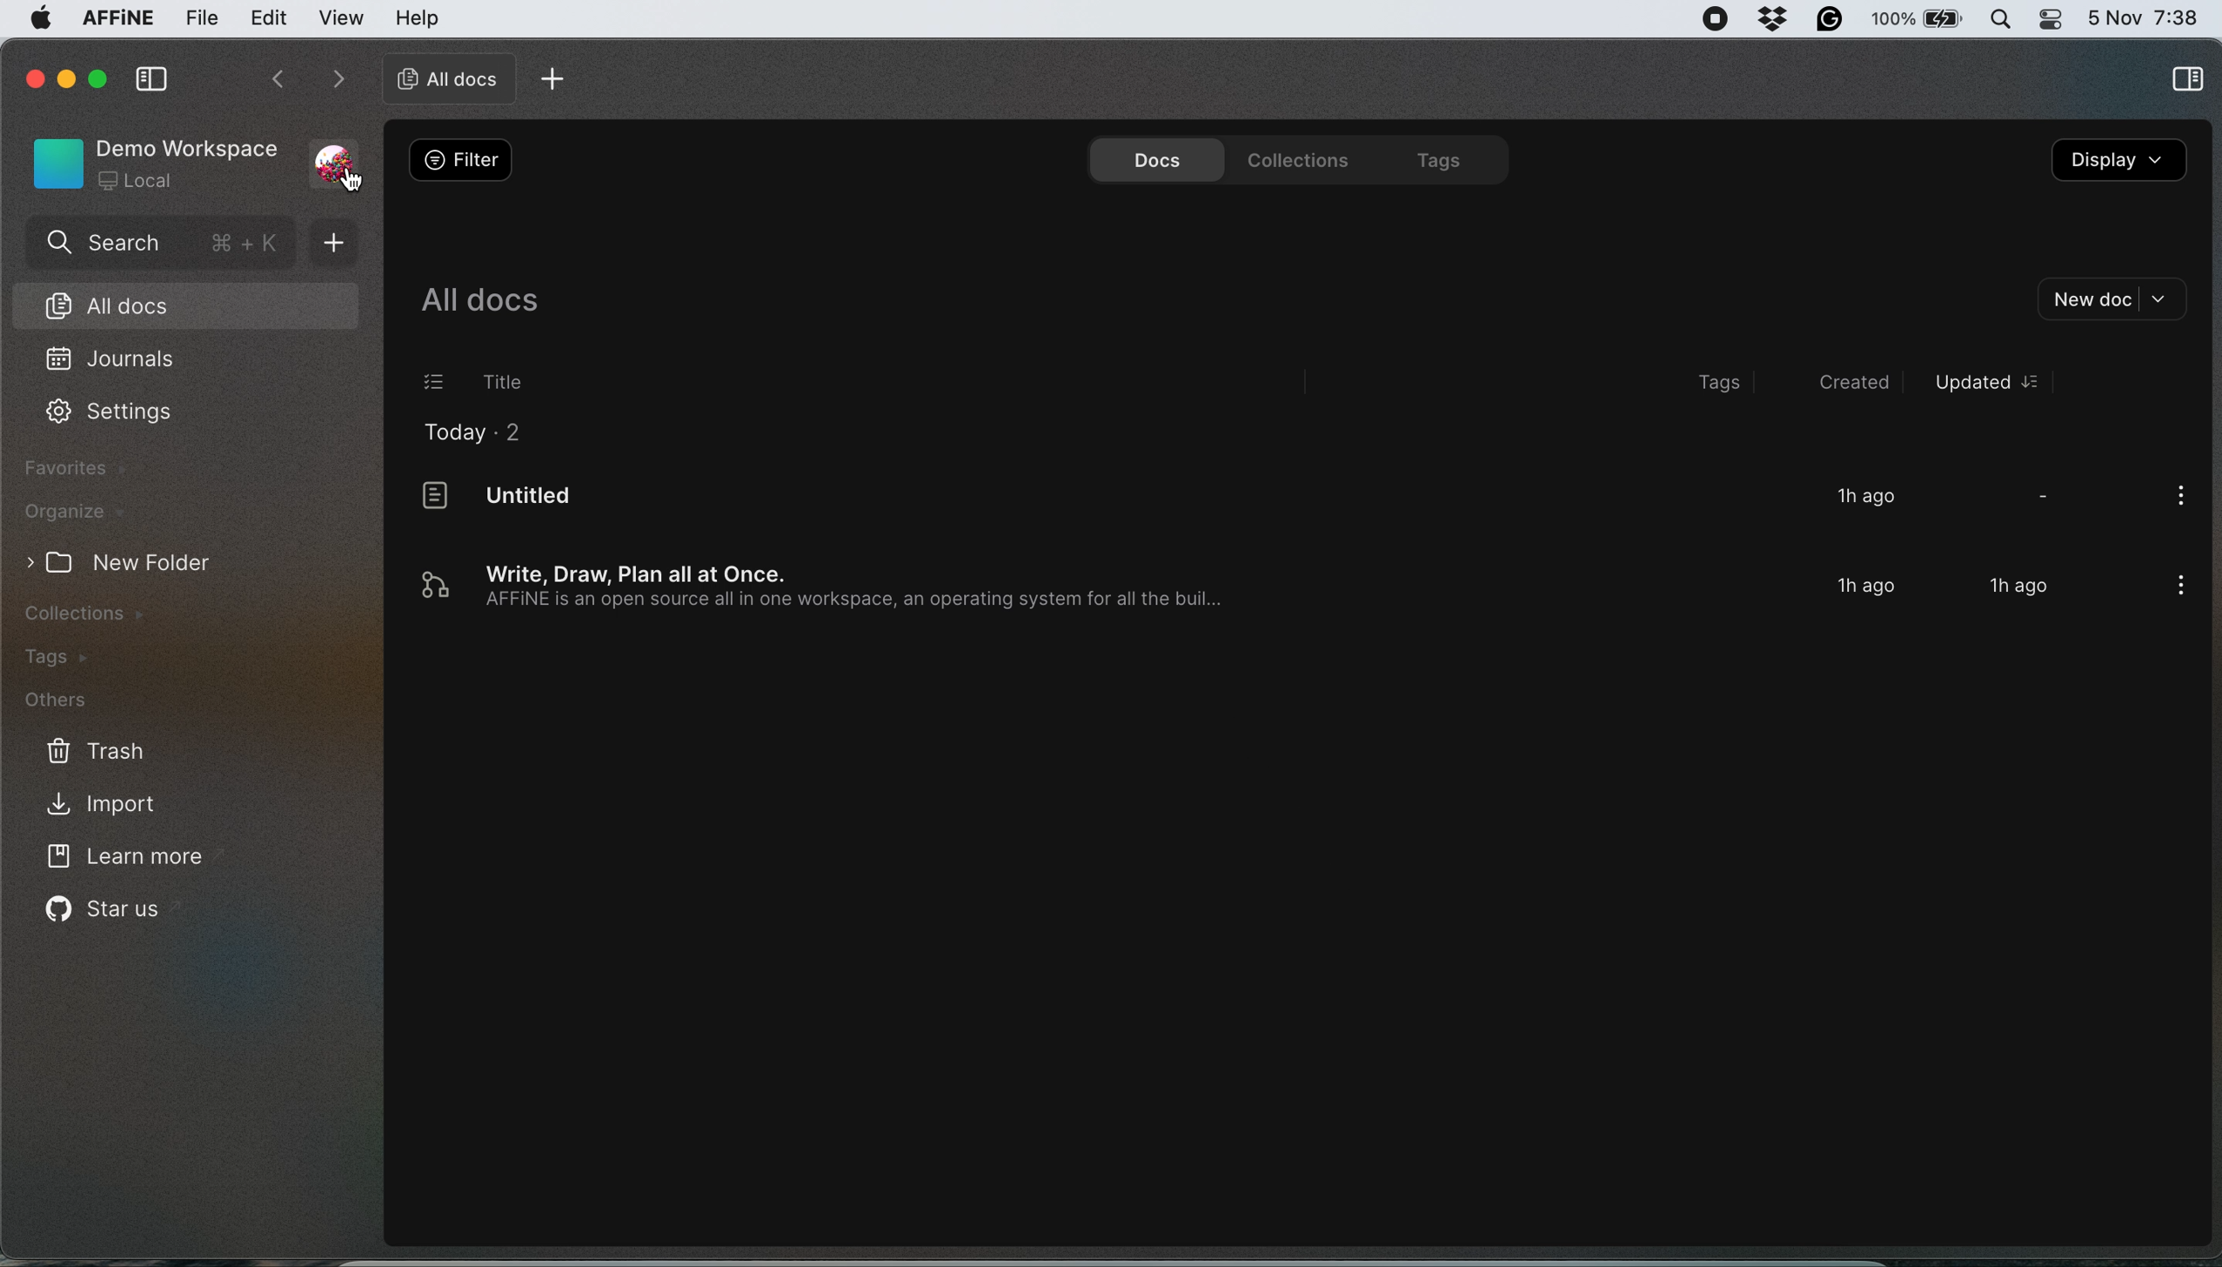 This screenshot has height=1267, width=2222. I want to click on tags, so click(1436, 158).